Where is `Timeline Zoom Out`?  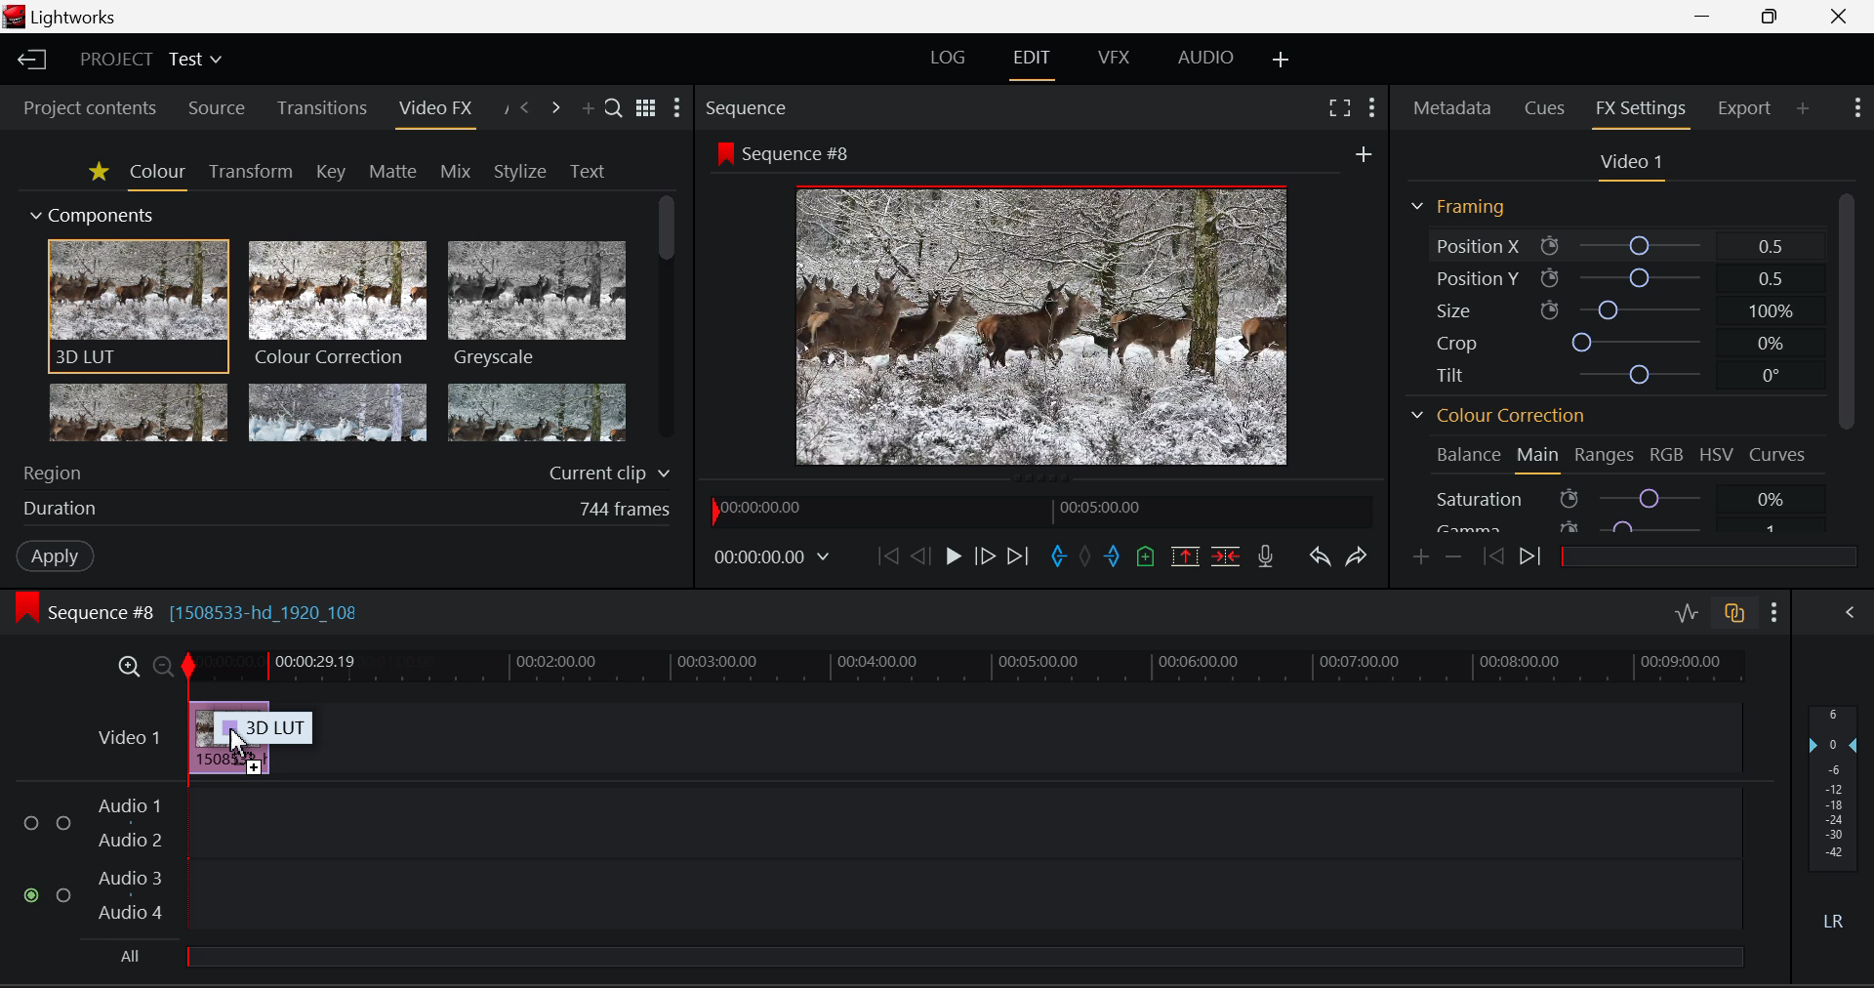 Timeline Zoom Out is located at coordinates (162, 666).